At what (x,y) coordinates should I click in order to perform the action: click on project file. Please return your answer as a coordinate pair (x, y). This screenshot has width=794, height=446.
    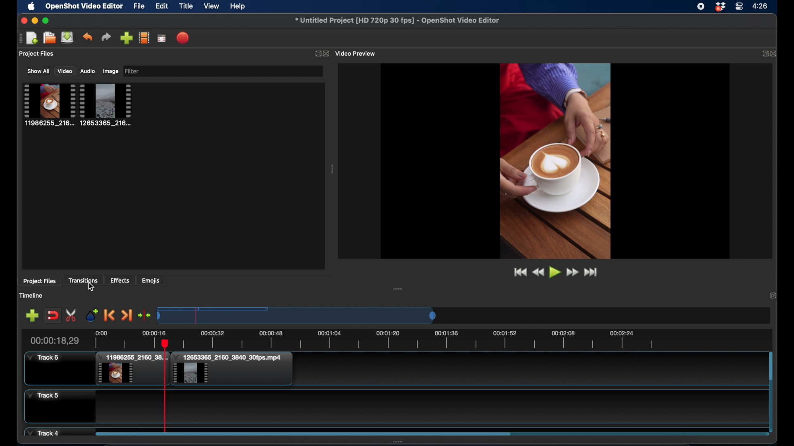
    Looking at the image, I should click on (48, 104).